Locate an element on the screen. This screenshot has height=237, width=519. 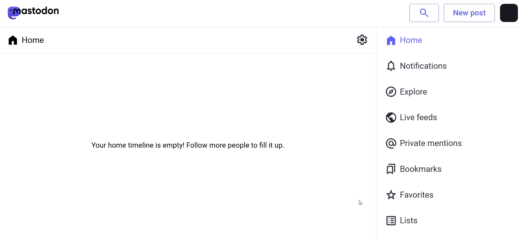
notification is located at coordinates (415, 65).